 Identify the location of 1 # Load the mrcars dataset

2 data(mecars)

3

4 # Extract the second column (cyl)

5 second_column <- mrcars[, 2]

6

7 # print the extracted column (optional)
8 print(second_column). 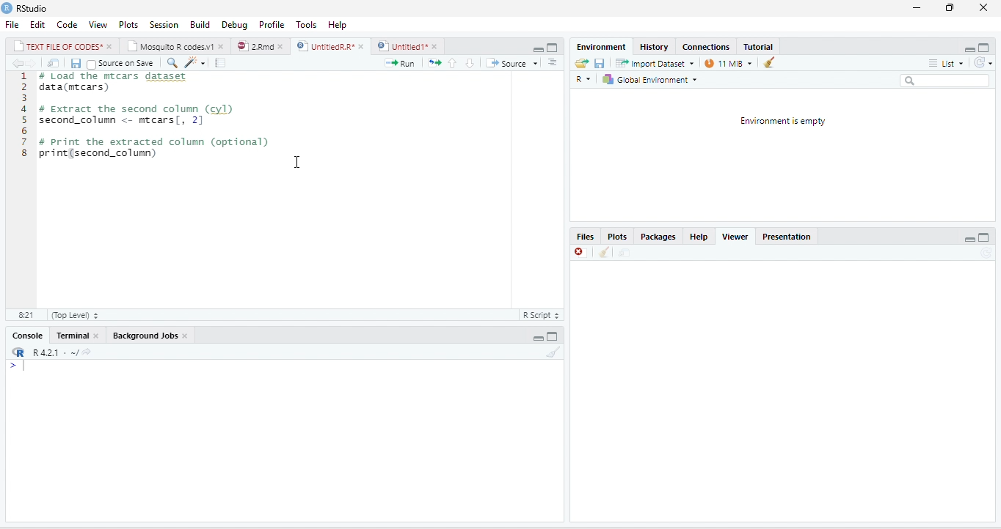
(152, 117).